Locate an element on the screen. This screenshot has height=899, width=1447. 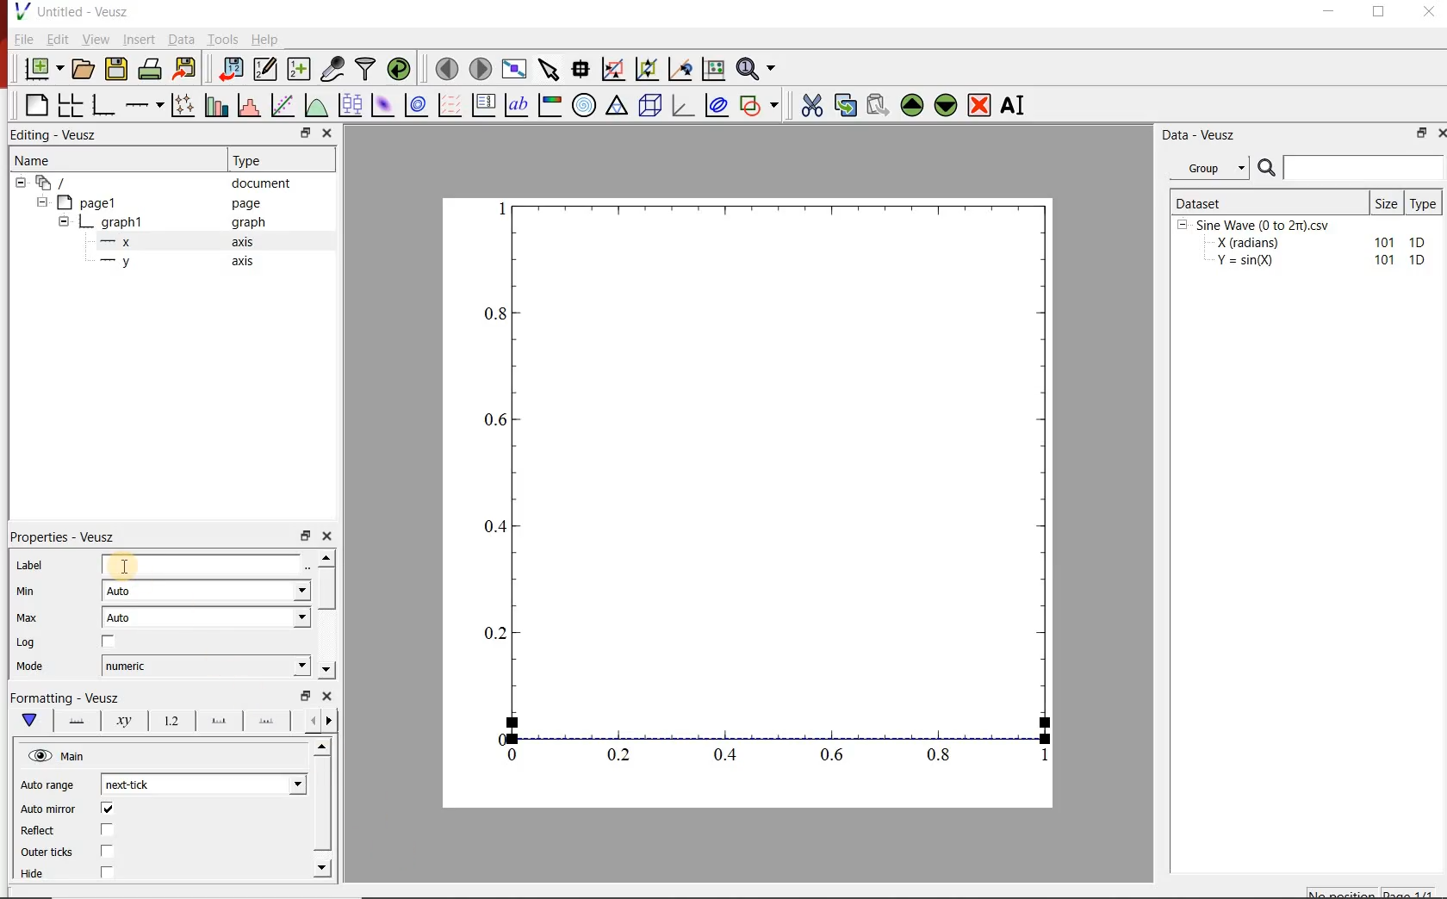
plot 2d dataset as image is located at coordinates (383, 105).